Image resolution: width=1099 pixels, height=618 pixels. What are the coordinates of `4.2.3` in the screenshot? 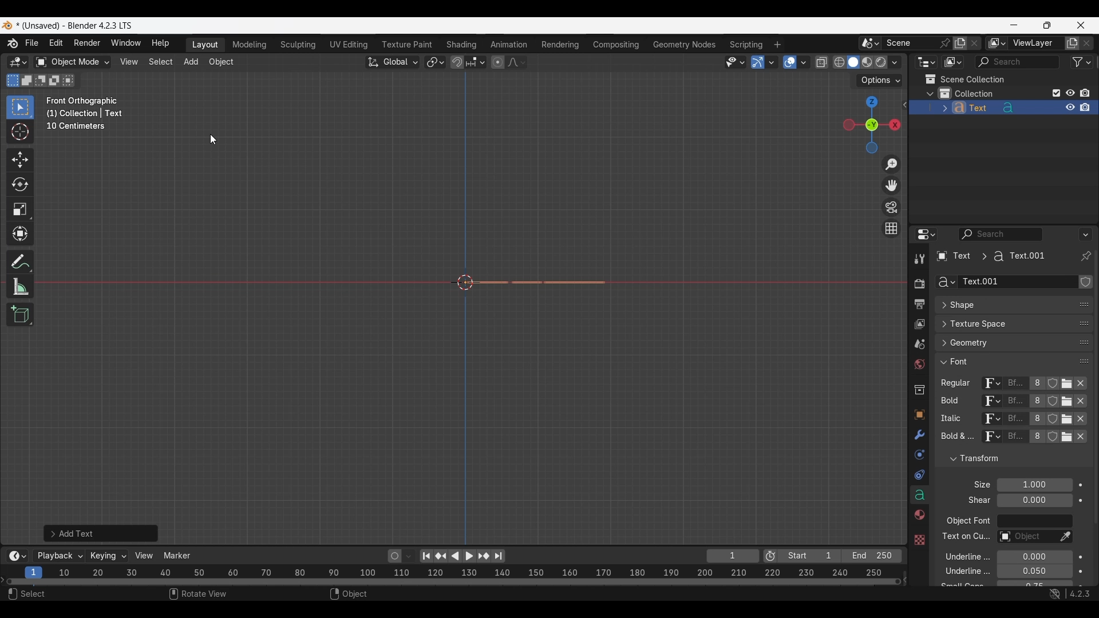 It's located at (1081, 596).